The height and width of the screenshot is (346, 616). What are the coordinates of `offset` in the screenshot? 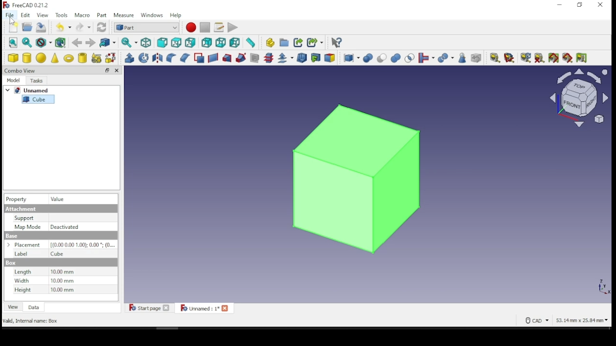 It's located at (286, 58).